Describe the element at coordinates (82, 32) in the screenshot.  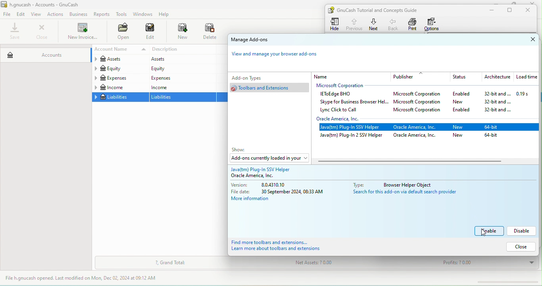
I see `new invoice` at that location.